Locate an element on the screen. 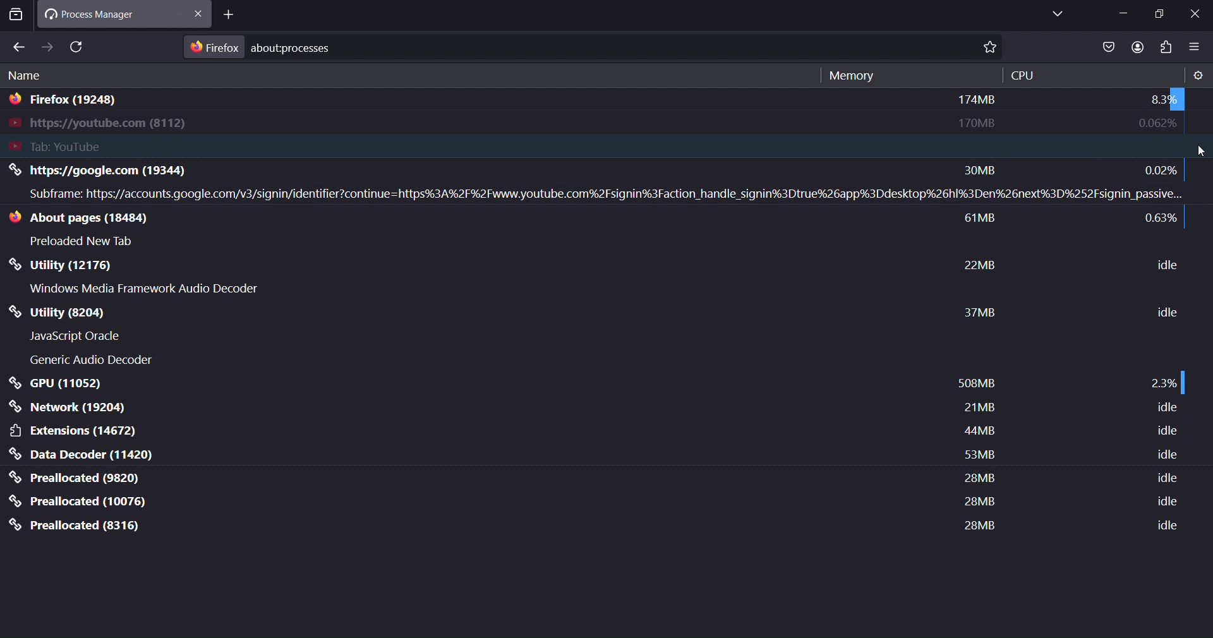 This screenshot has width=1213, height=638. utility is located at coordinates (64, 267).